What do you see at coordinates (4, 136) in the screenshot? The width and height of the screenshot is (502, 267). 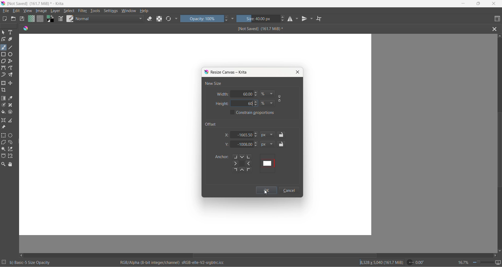 I see `rectangular selection tool` at bounding box center [4, 136].